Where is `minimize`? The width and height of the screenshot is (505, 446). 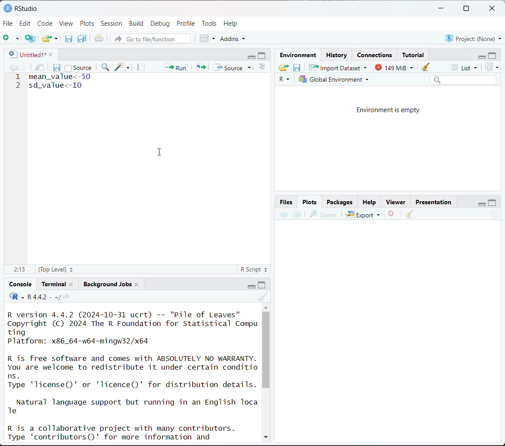
minimize is located at coordinates (442, 9).